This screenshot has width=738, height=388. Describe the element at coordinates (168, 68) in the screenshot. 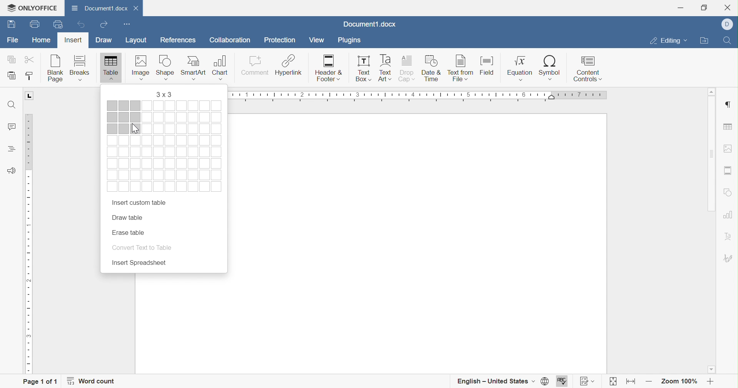

I see `Insert shape` at that location.